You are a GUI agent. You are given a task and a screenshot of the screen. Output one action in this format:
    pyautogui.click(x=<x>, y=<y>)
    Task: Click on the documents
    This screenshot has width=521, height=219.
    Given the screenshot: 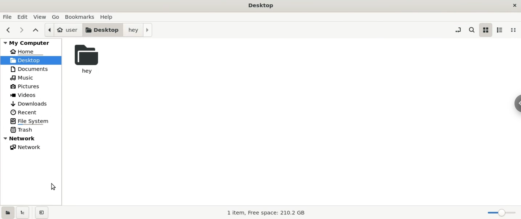 What is the action you would take?
    pyautogui.click(x=30, y=69)
    